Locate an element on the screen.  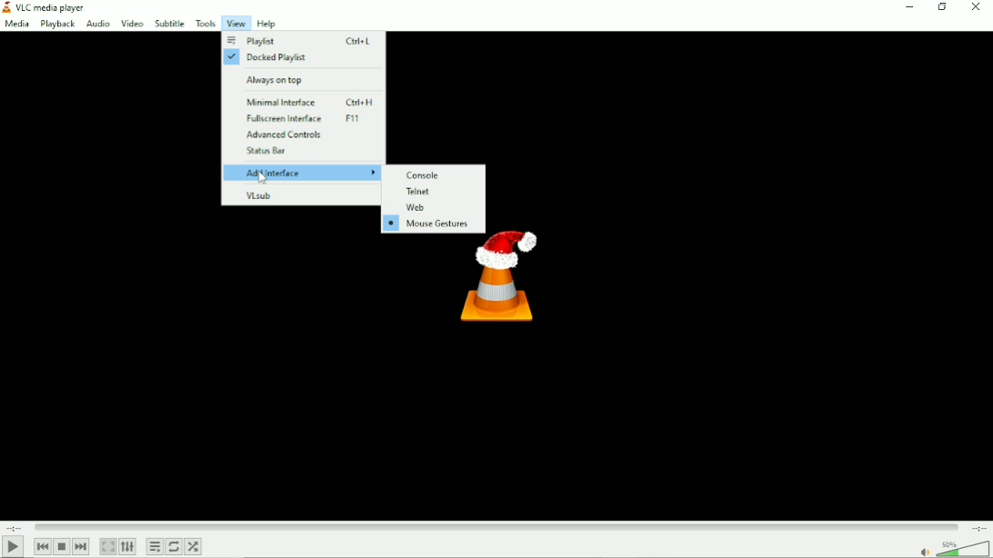
Playback is located at coordinates (57, 25).